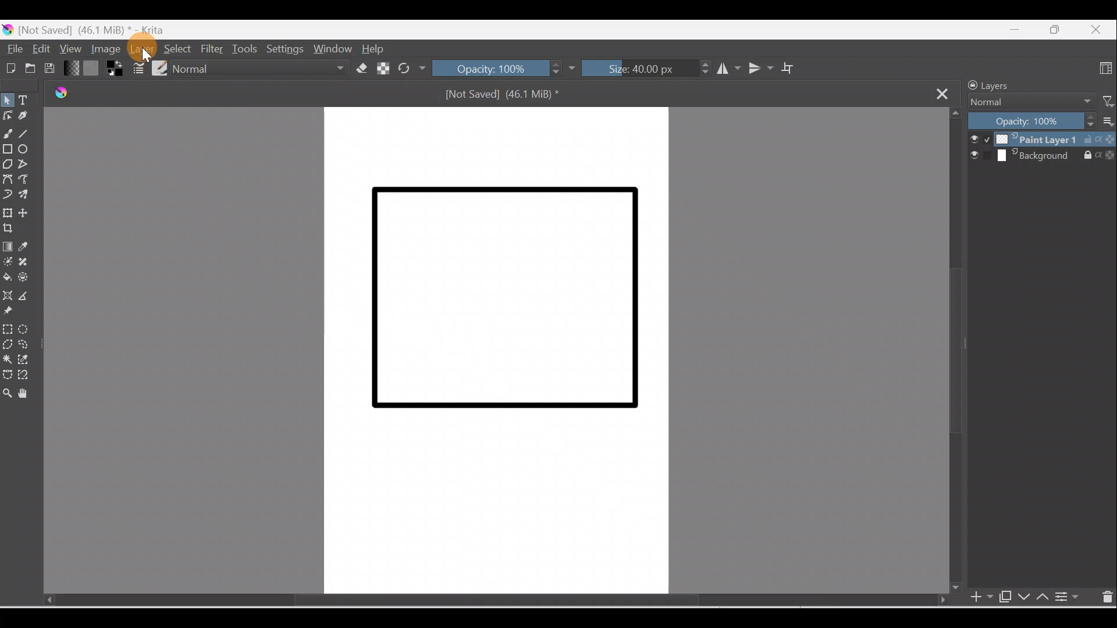  I want to click on Zoom tool, so click(7, 395).